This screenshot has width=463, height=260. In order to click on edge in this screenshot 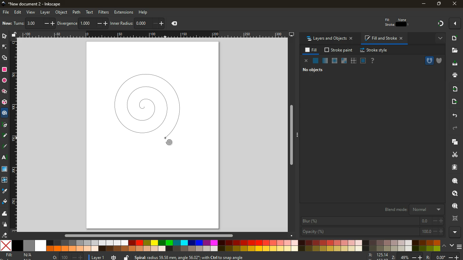, I will do `click(4, 48)`.